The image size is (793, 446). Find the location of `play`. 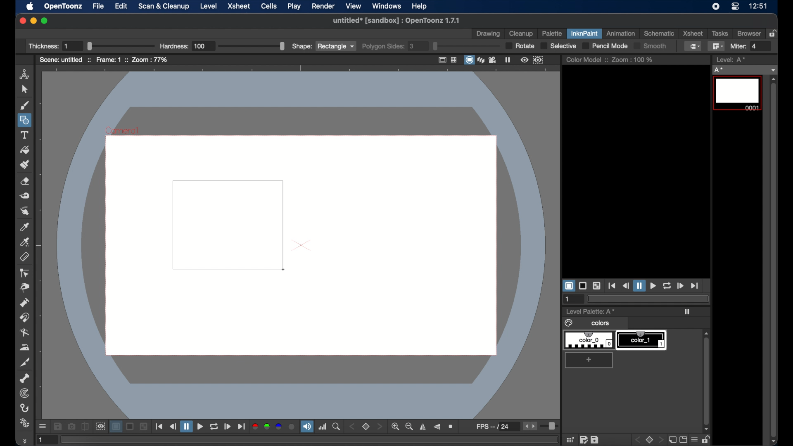

play is located at coordinates (653, 286).